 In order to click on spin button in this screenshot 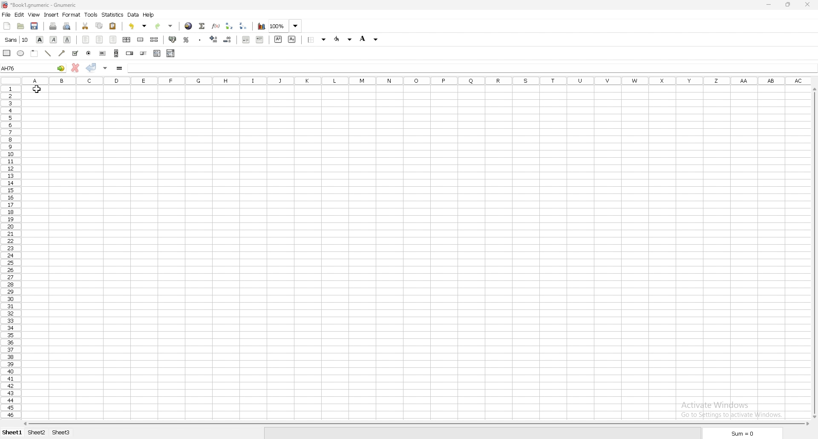, I will do `click(130, 52)`.